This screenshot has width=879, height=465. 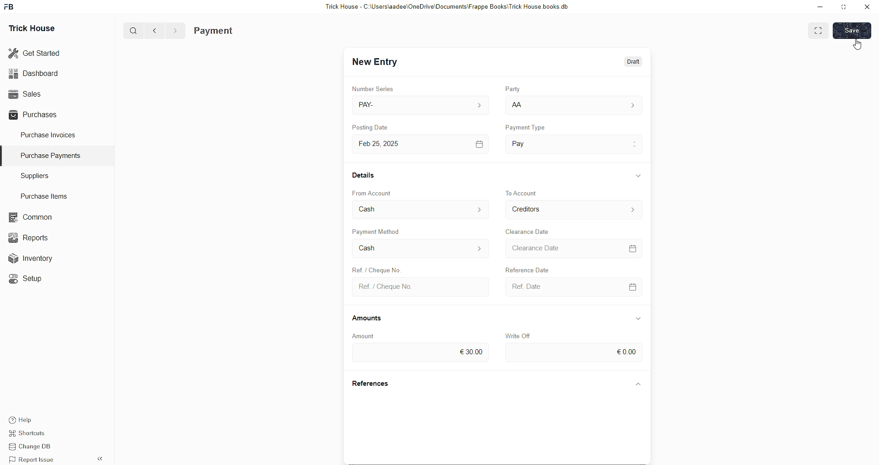 I want to click on Cash, so click(x=375, y=209).